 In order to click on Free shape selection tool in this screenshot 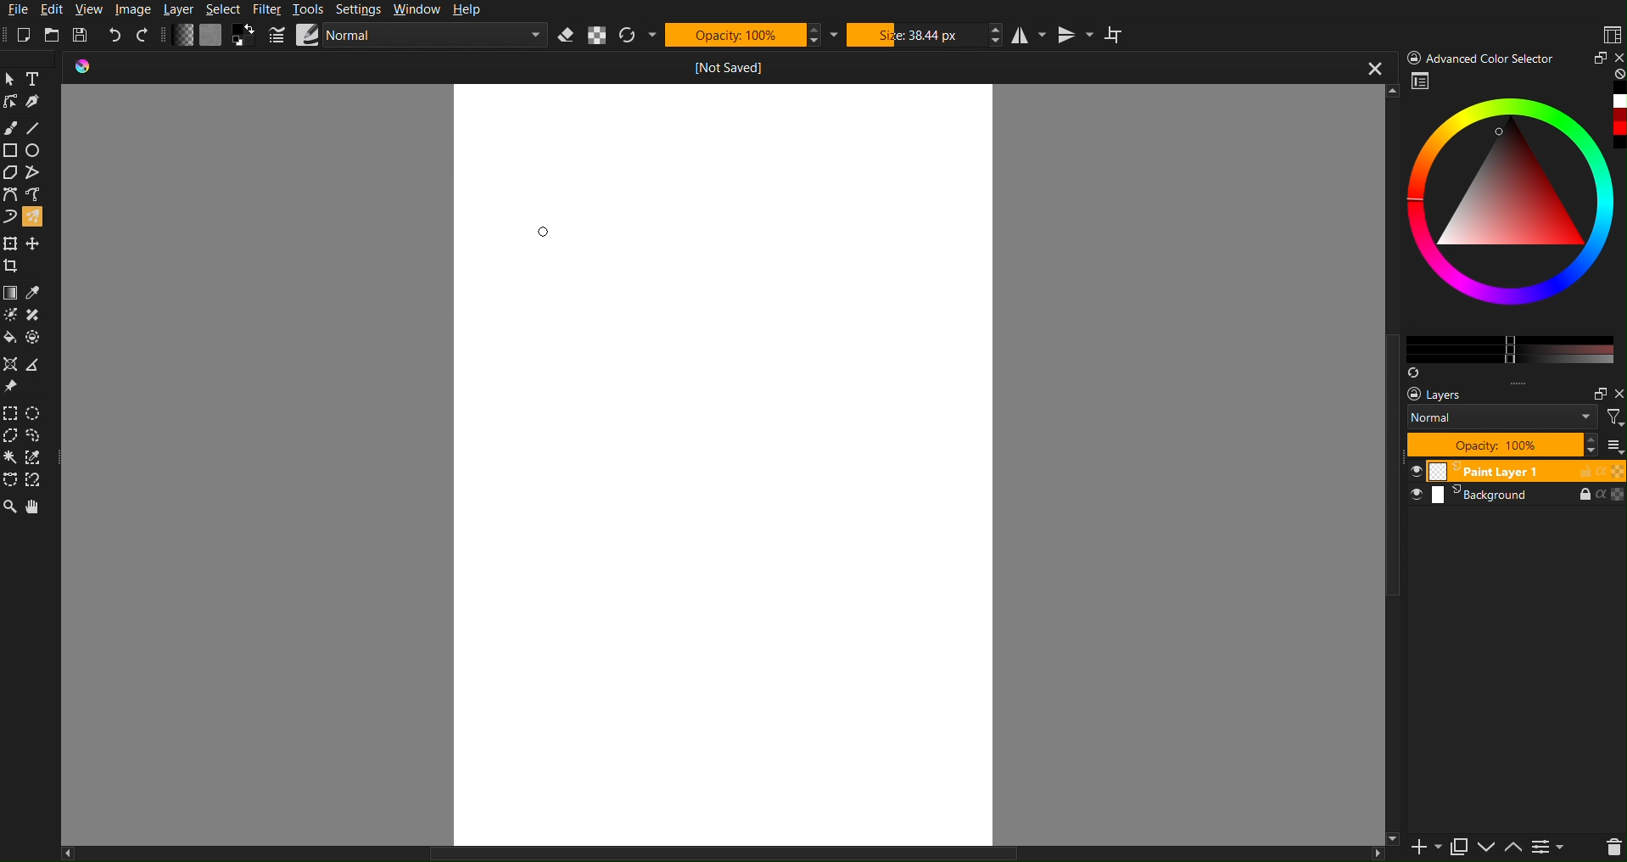, I will do `click(40, 435)`.